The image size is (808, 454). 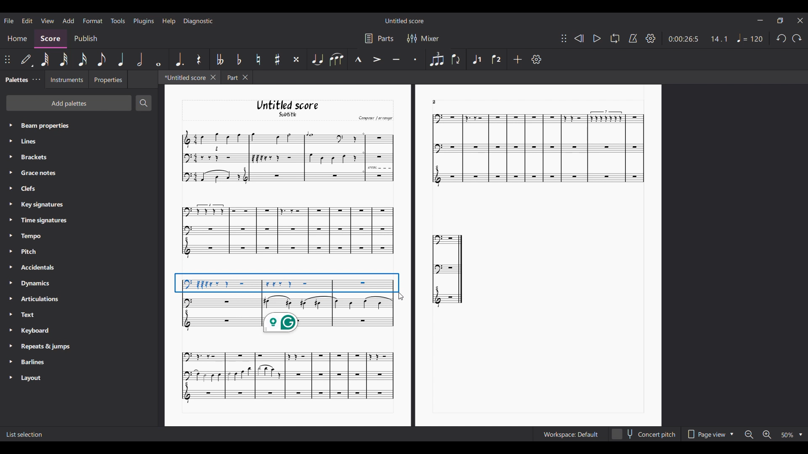 I want to click on Slur, so click(x=337, y=60).